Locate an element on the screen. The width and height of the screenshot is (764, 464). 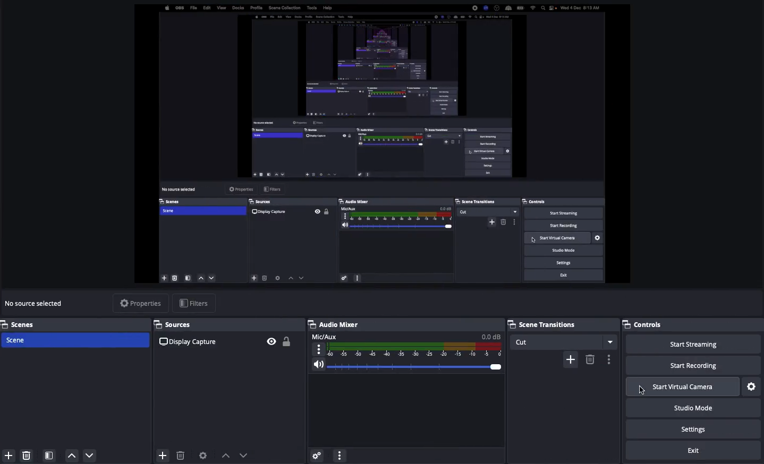
Add is located at coordinates (9, 455).